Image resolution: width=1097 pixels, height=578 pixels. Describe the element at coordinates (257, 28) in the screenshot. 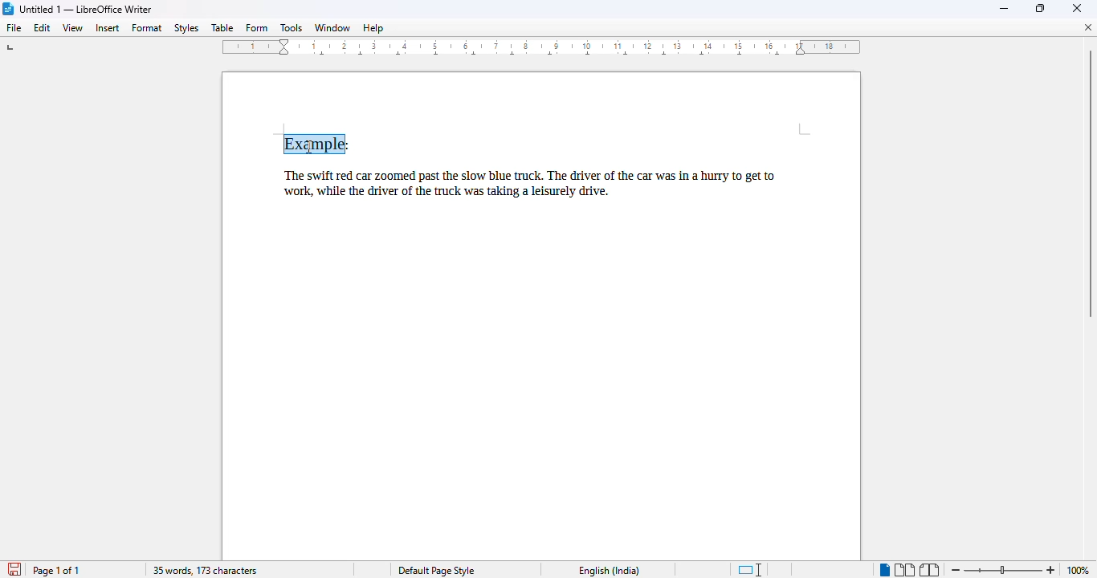

I see `form` at that location.